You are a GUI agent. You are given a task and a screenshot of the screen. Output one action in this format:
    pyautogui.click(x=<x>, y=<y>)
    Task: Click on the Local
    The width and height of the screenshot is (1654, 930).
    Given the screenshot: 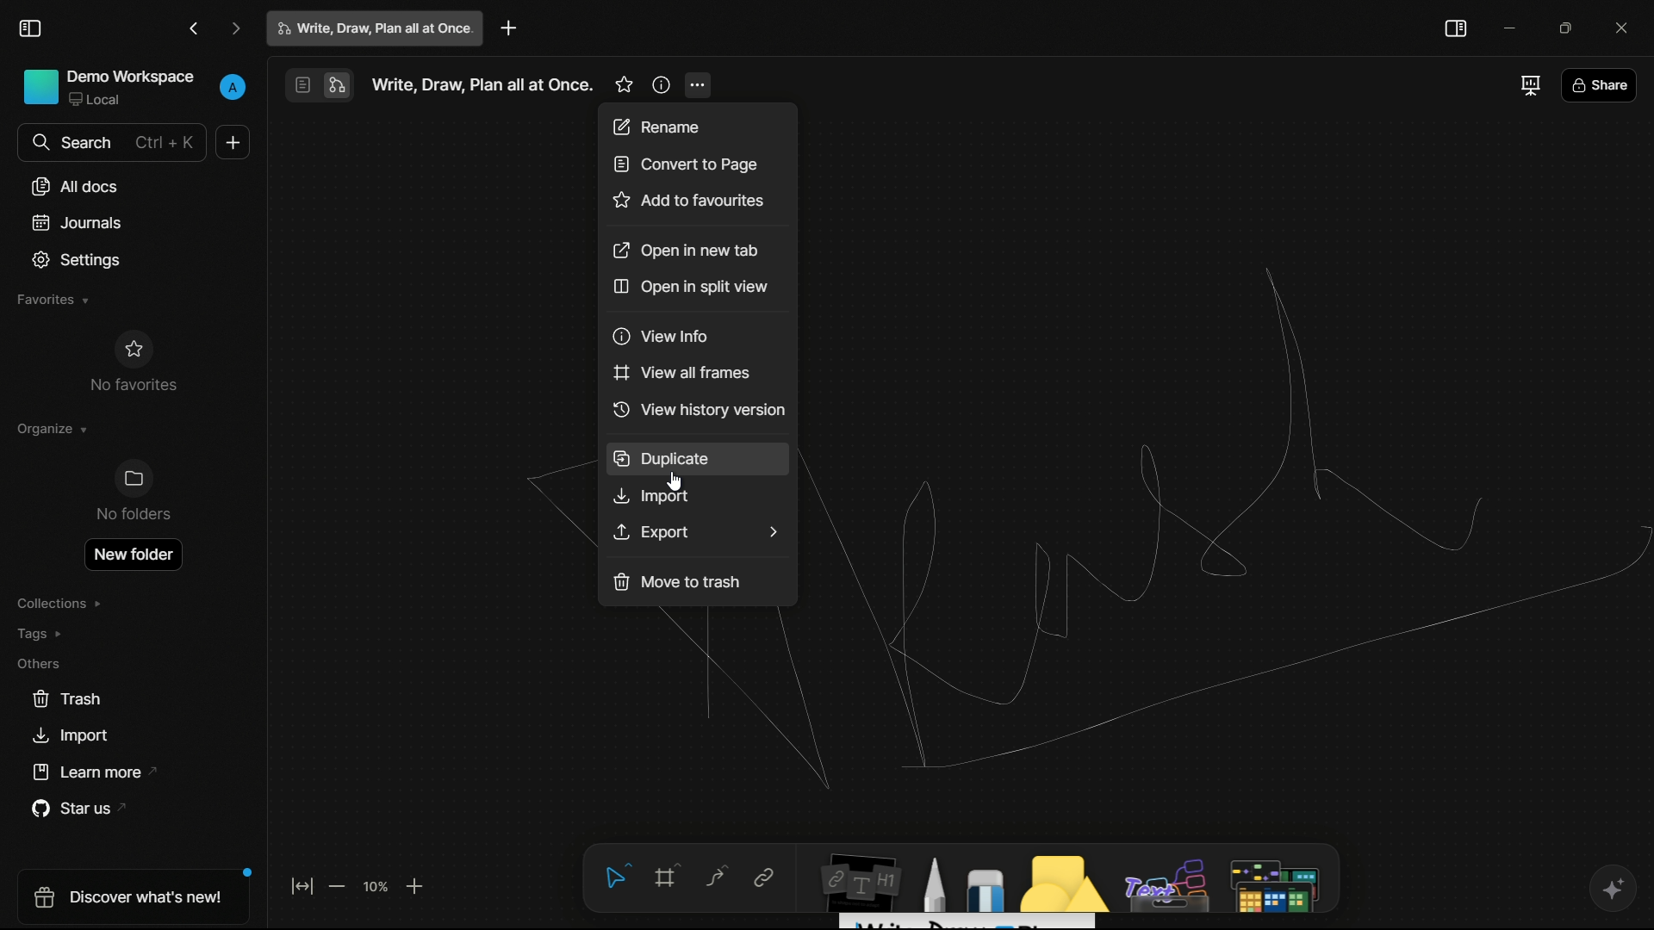 What is the action you would take?
    pyautogui.click(x=108, y=99)
    